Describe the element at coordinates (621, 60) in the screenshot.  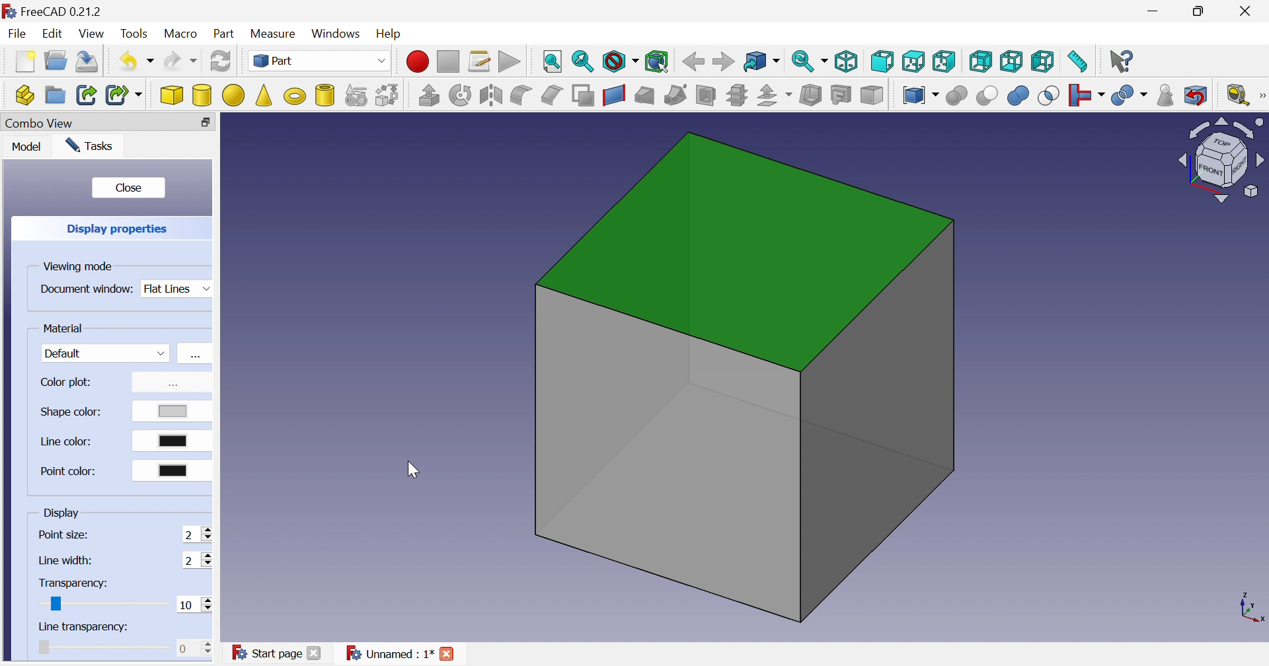
I see `Draw style` at that location.